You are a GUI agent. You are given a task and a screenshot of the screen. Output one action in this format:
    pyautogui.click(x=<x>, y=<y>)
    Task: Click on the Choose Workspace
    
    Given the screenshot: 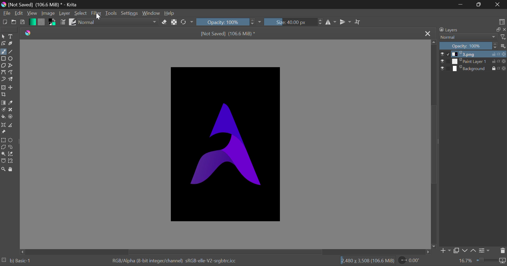 What is the action you would take?
    pyautogui.click(x=502, y=21)
    